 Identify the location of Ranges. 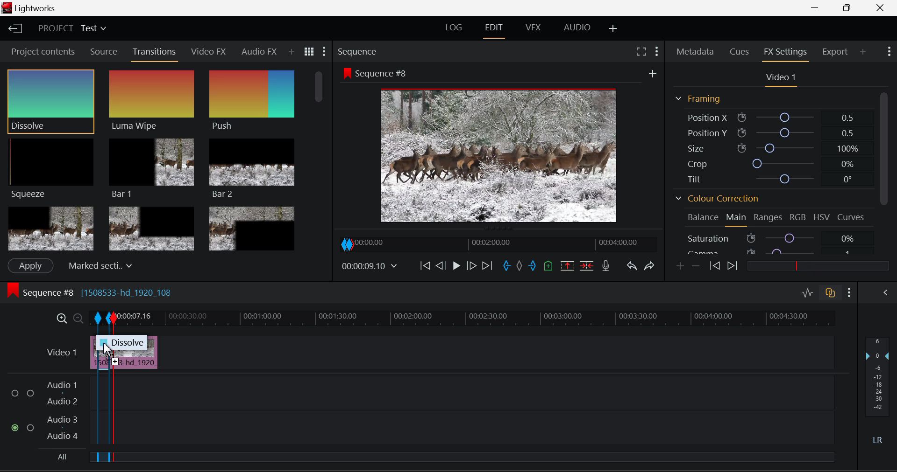
(768, 218).